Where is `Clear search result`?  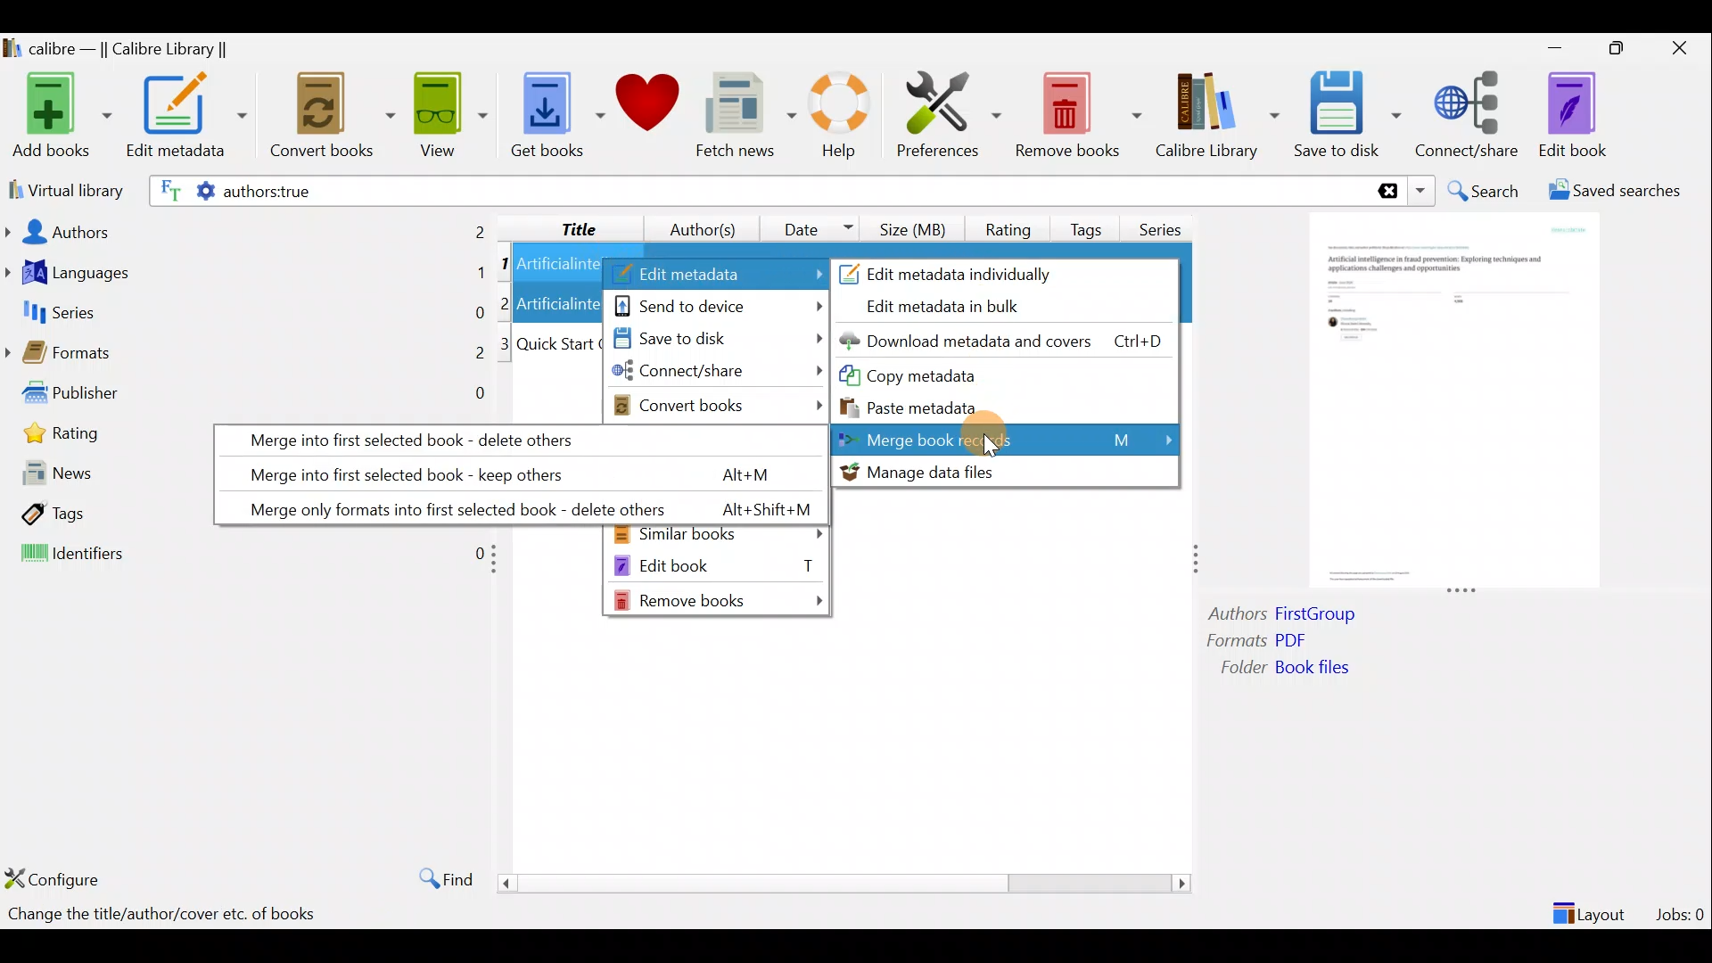 Clear search result is located at coordinates (1385, 192).